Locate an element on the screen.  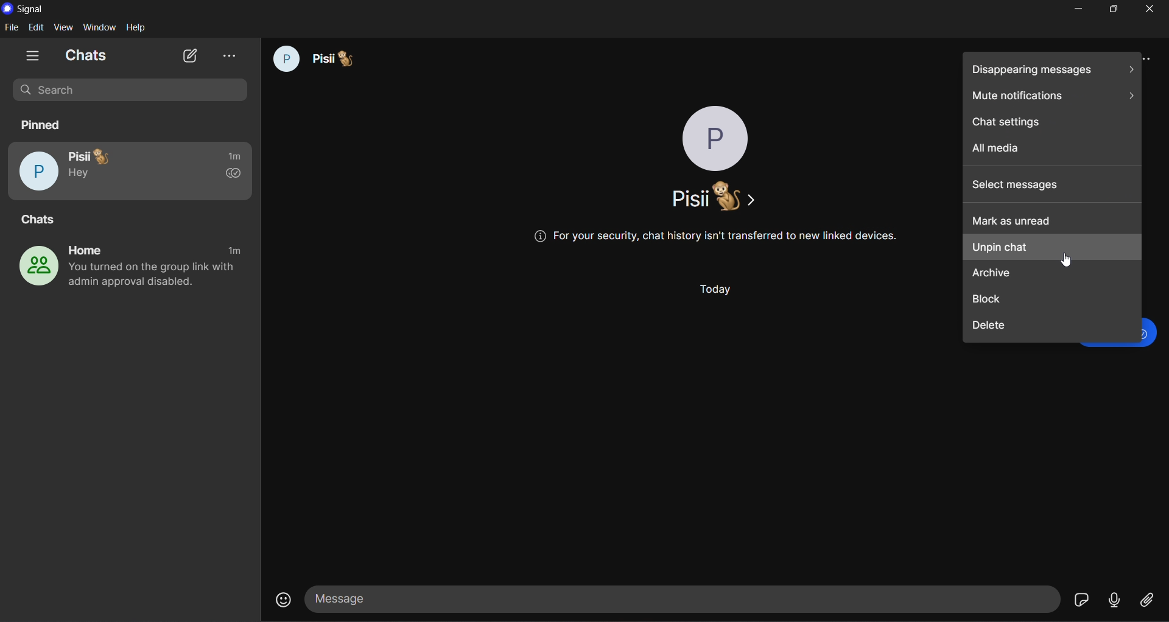
archive is located at coordinates (1051, 274).